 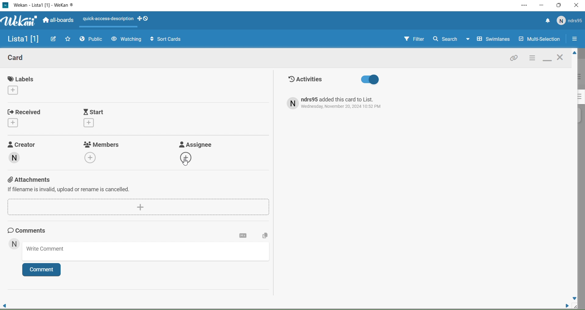 What do you see at coordinates (126, 39) in the screenshot?
I see `Watching` at bounding box center [126, 39].